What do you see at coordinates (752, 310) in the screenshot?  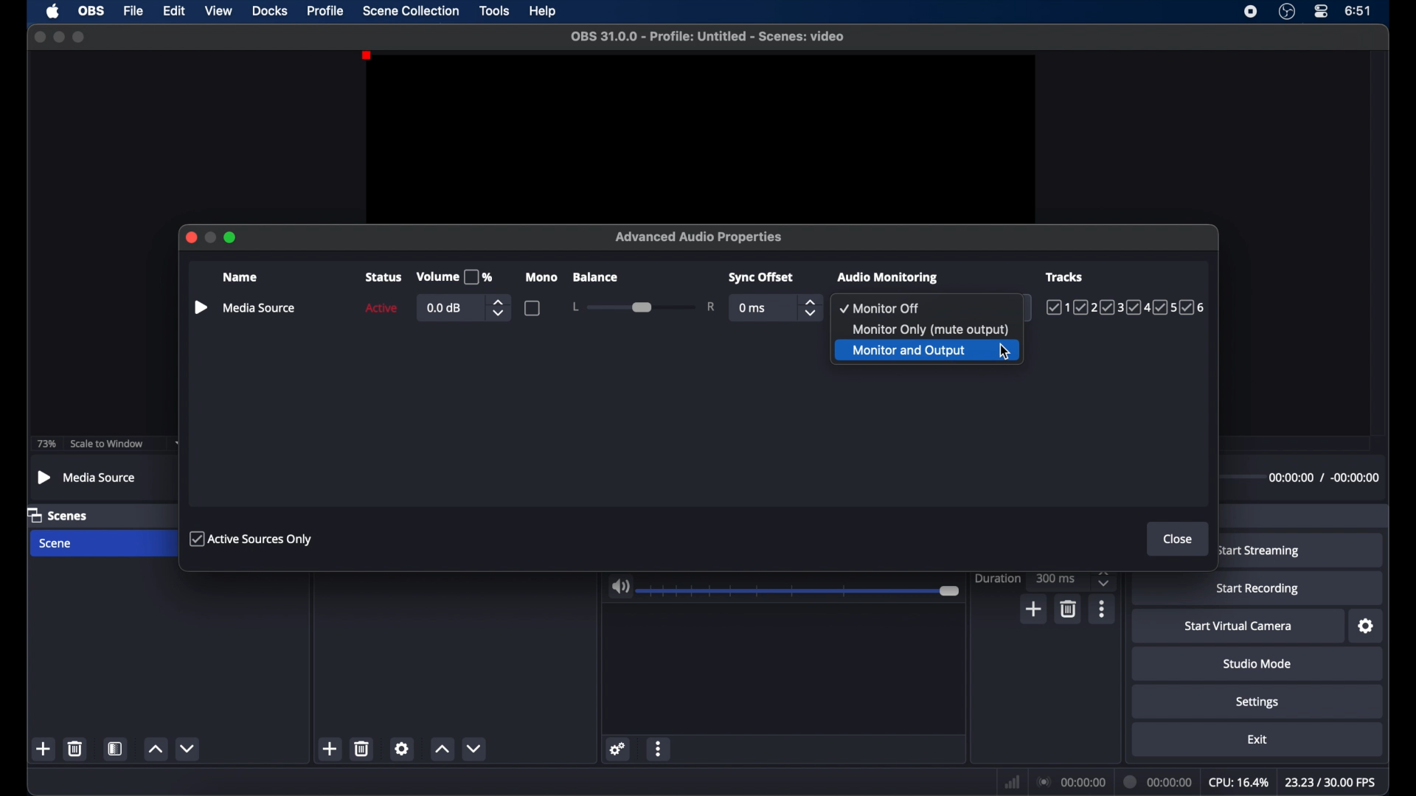 I see `0 ms` at bounding box center [752, 310].